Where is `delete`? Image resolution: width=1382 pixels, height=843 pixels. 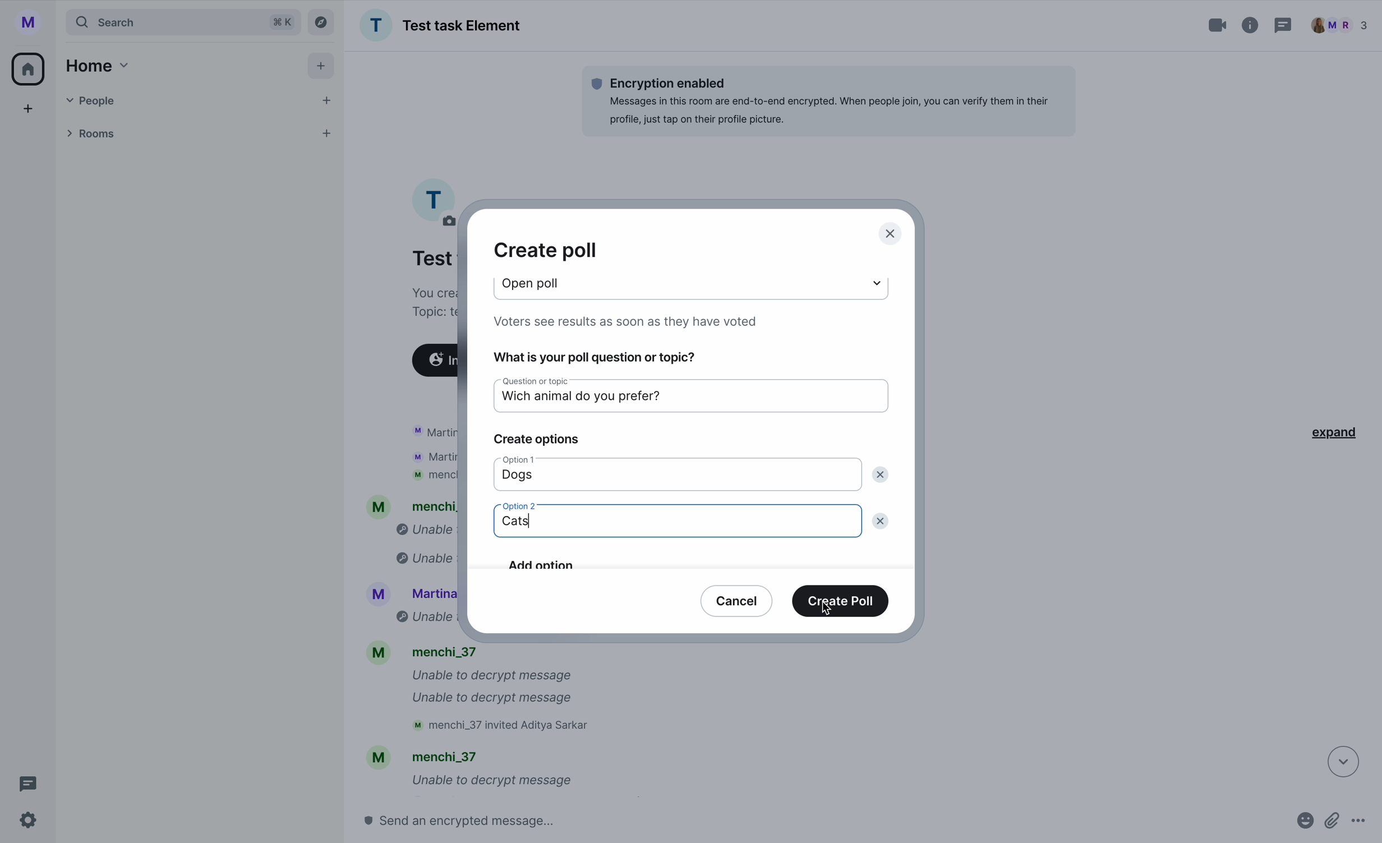 delete is located at coordinates (882, 473).